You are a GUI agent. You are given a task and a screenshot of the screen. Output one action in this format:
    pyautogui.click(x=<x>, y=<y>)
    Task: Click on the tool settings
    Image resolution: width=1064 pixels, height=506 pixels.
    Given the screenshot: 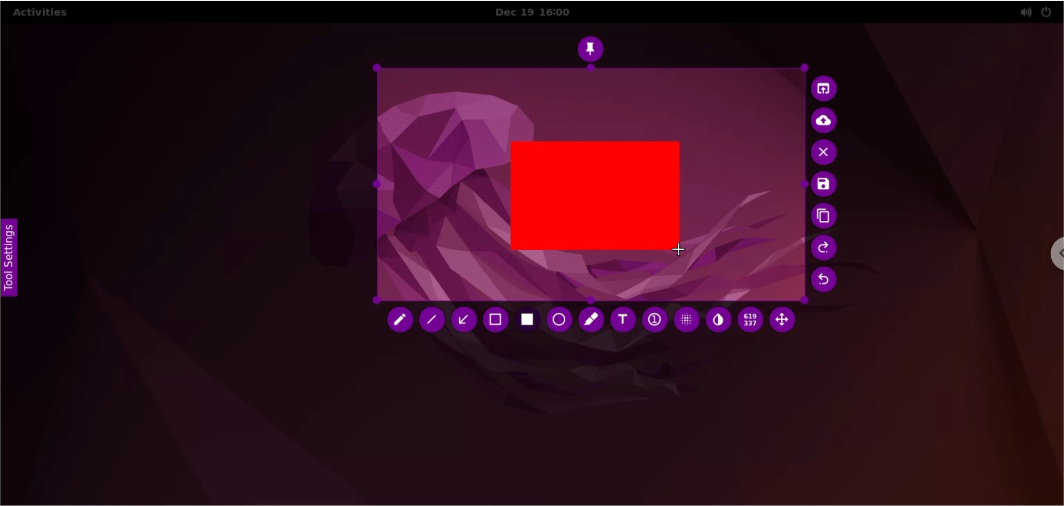 What is the action you would take?
    pyautogui.click(x=13, y=258)
    